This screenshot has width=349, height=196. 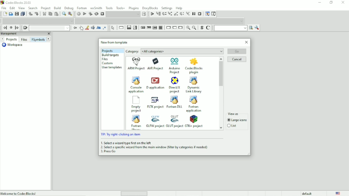 I want to click on Build, so click(x=79, y=13).